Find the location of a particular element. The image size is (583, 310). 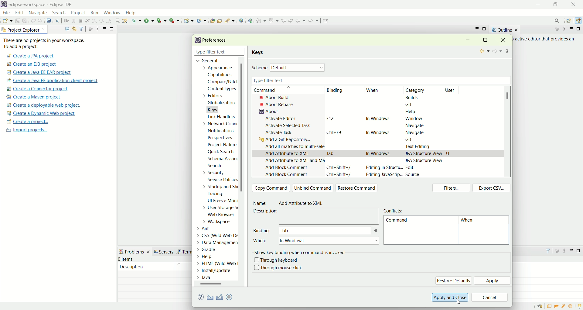

preferences is located at coordinates (216, 40).